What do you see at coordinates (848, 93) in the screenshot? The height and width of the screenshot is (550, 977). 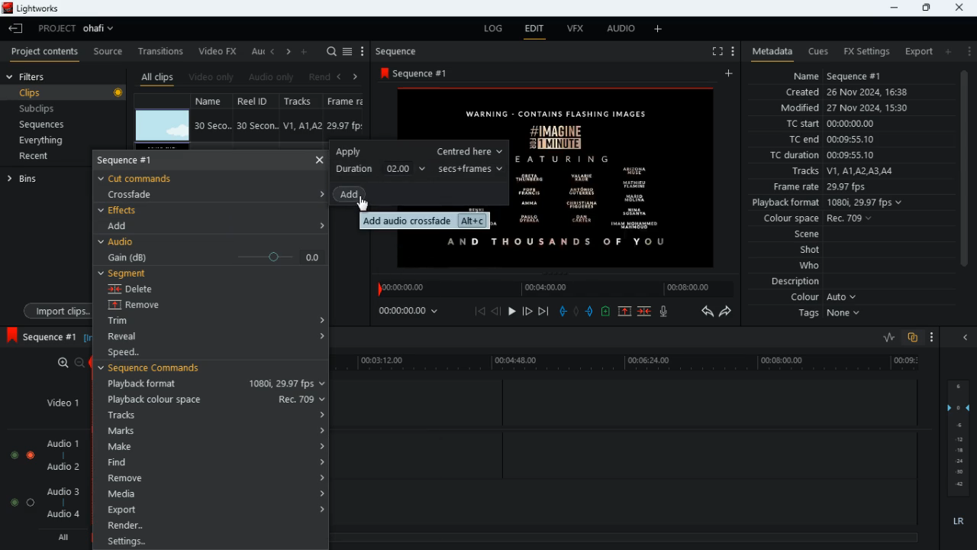 I see `created` at bounding box center [848, 93].